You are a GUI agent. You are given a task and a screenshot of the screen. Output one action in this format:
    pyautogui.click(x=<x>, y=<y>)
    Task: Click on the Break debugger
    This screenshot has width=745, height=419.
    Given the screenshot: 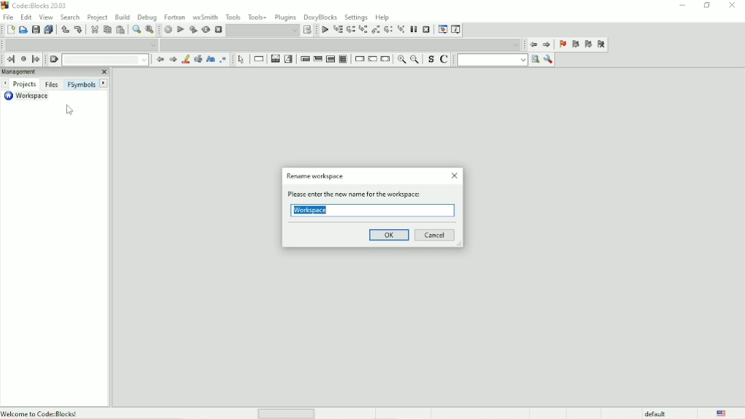 What is the action you would take?
    pyautogui.click(x=414, y=29)
    